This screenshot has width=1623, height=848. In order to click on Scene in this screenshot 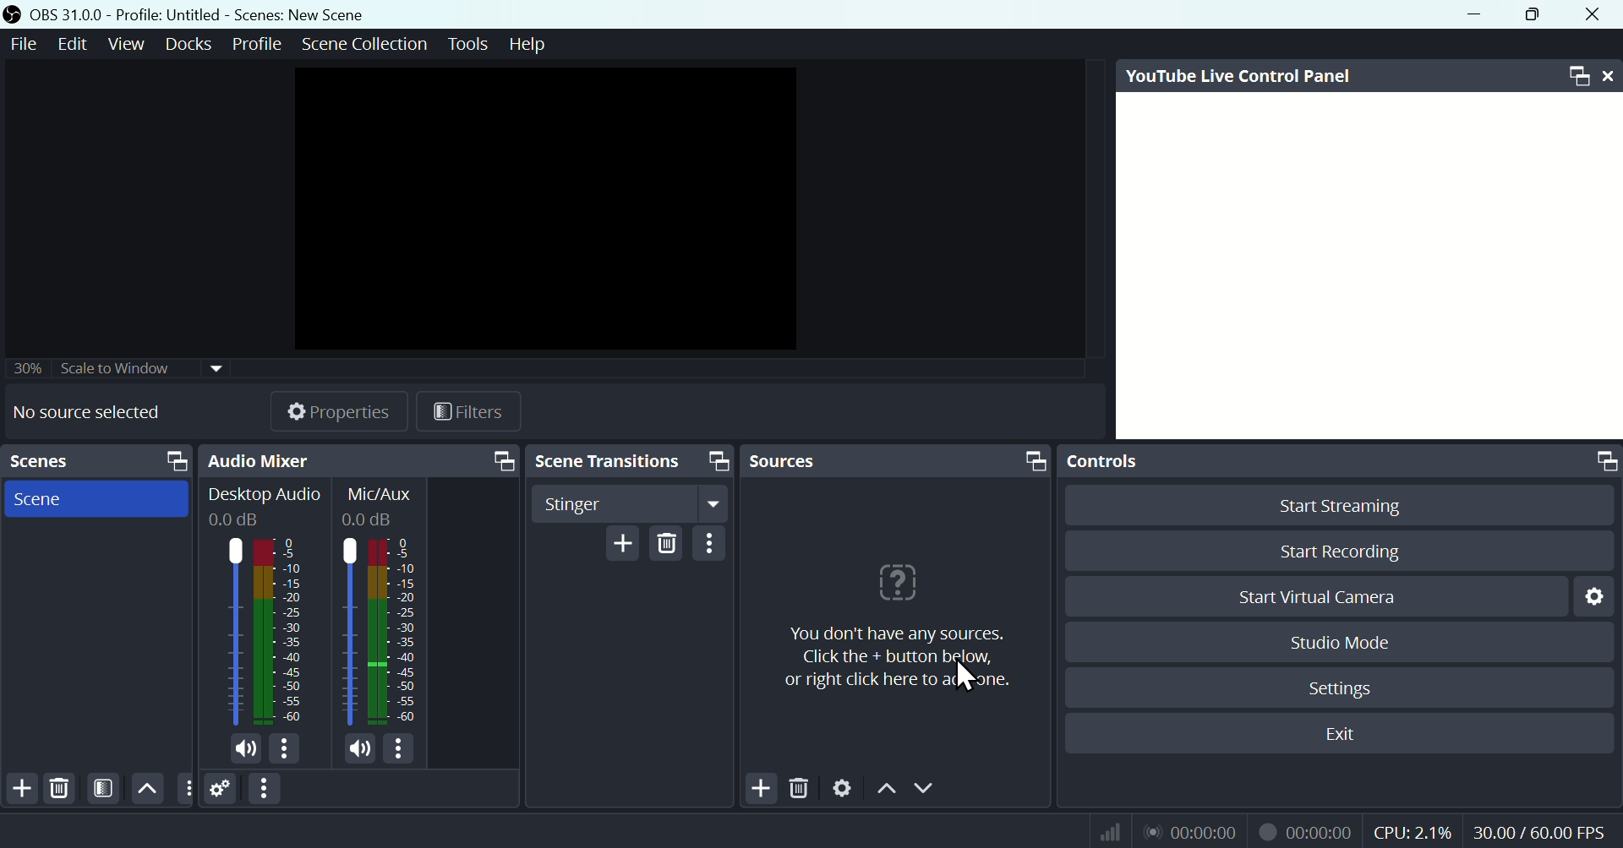, I will do `click(96, 498)`.